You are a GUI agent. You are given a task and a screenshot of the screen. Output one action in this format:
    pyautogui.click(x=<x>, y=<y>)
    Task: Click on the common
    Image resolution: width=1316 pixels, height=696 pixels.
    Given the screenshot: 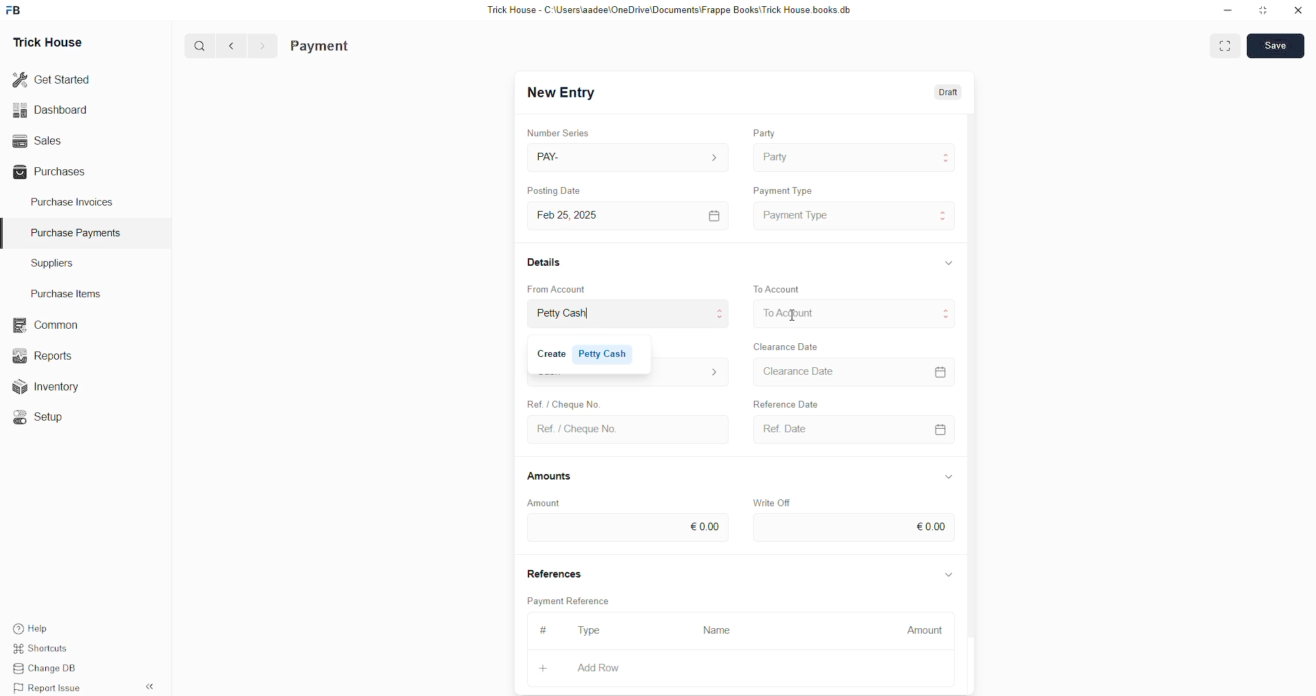 What is the action you would take?
    pyautogui.click(x=48, y=325)
    